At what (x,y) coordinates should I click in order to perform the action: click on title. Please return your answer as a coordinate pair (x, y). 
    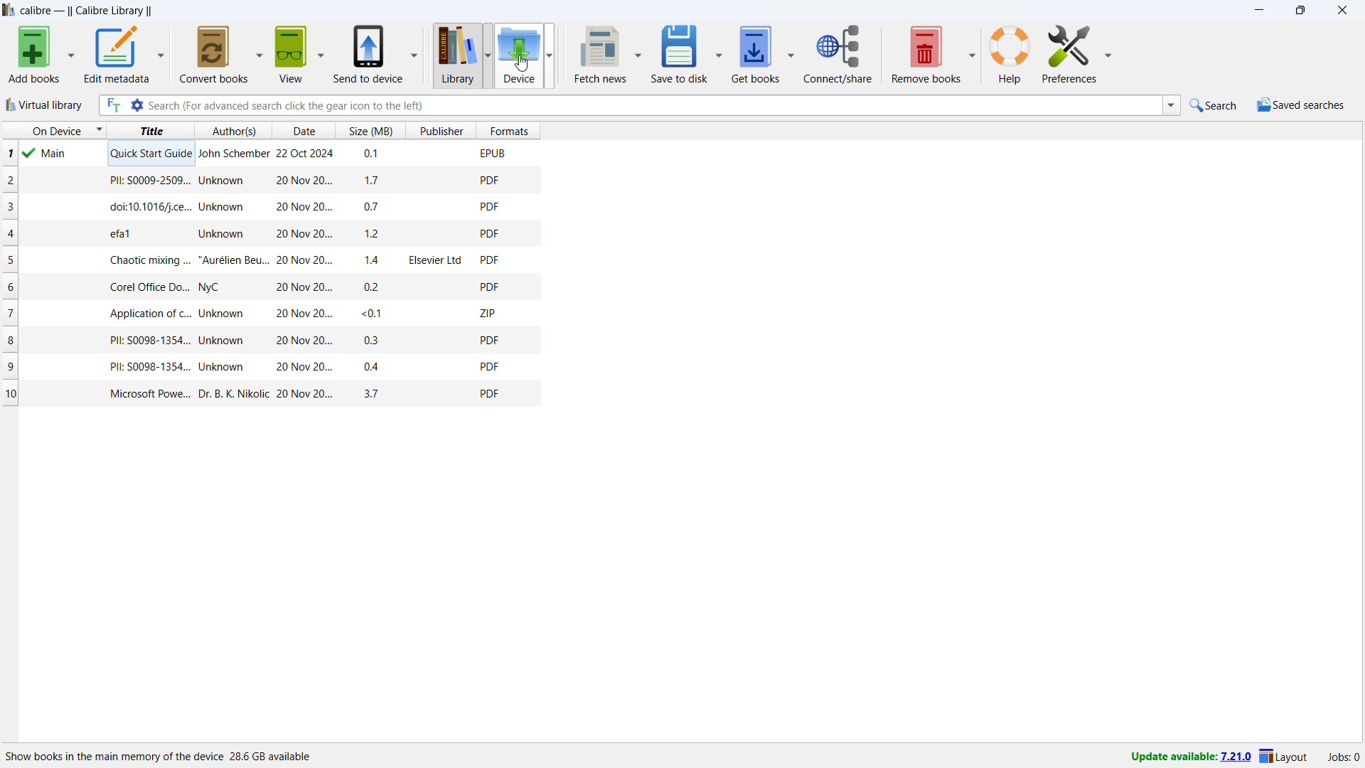
    Looking at the image, I should click on (87, 11).